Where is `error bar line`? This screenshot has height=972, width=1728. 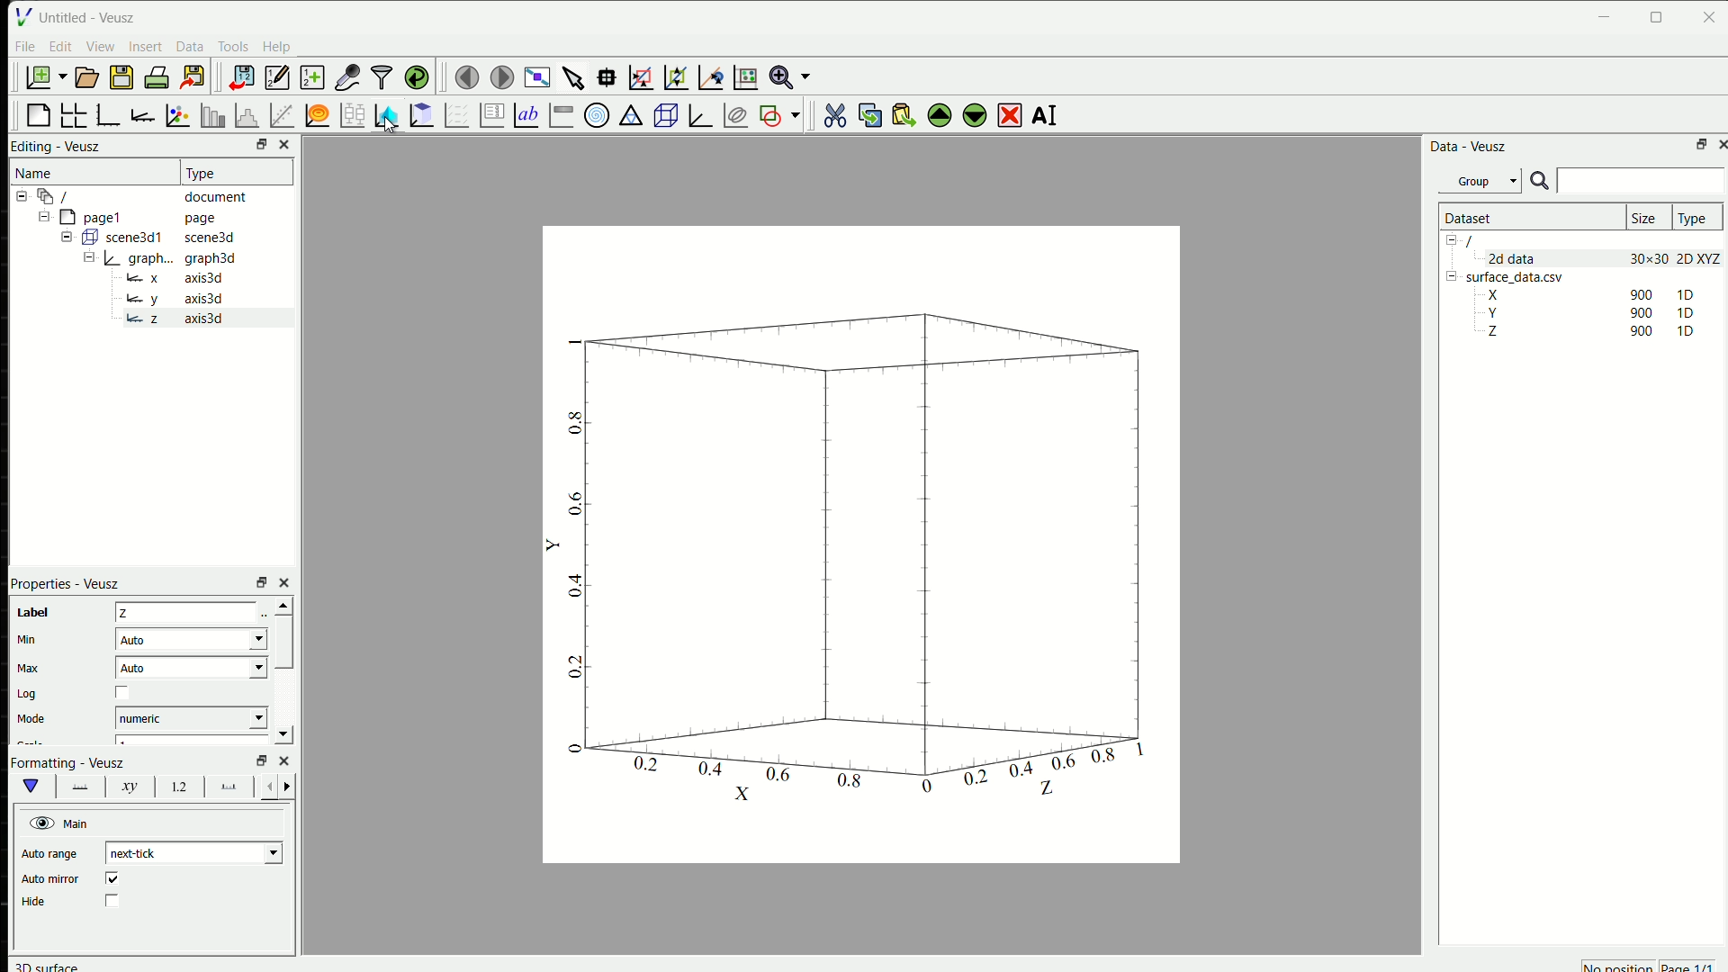
error bar line is located at coordinates (267, 787).